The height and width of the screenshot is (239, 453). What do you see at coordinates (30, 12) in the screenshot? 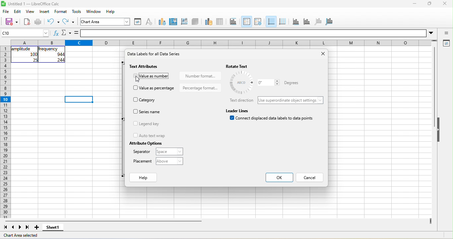
I see `view` at bounding box center [30, 12].